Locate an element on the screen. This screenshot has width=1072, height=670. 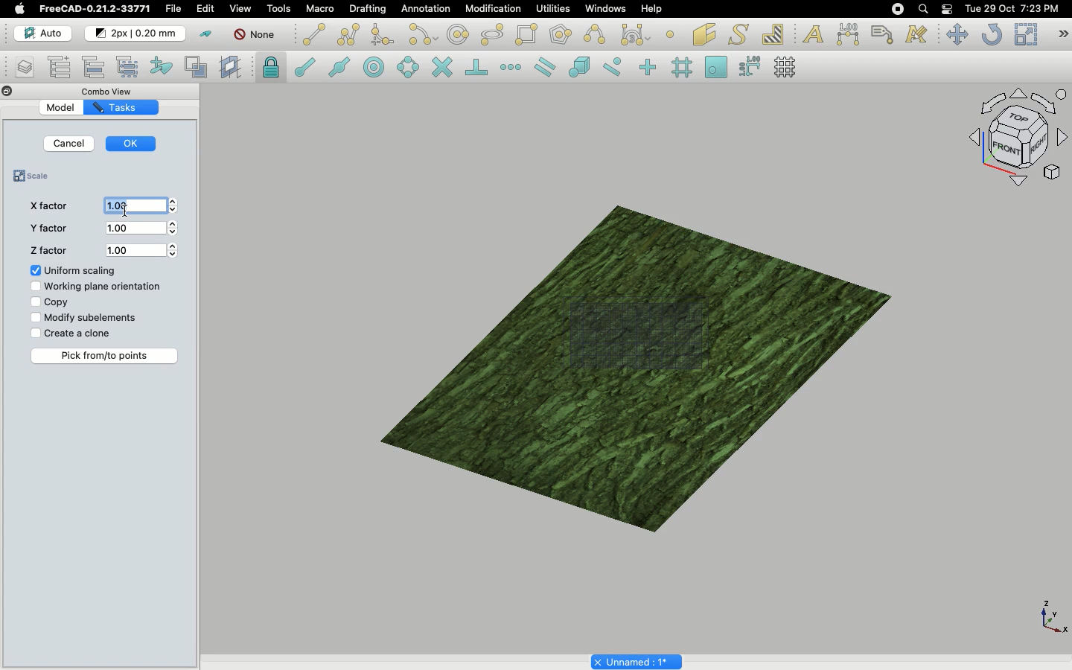
None is located at coordinates (254, 36).